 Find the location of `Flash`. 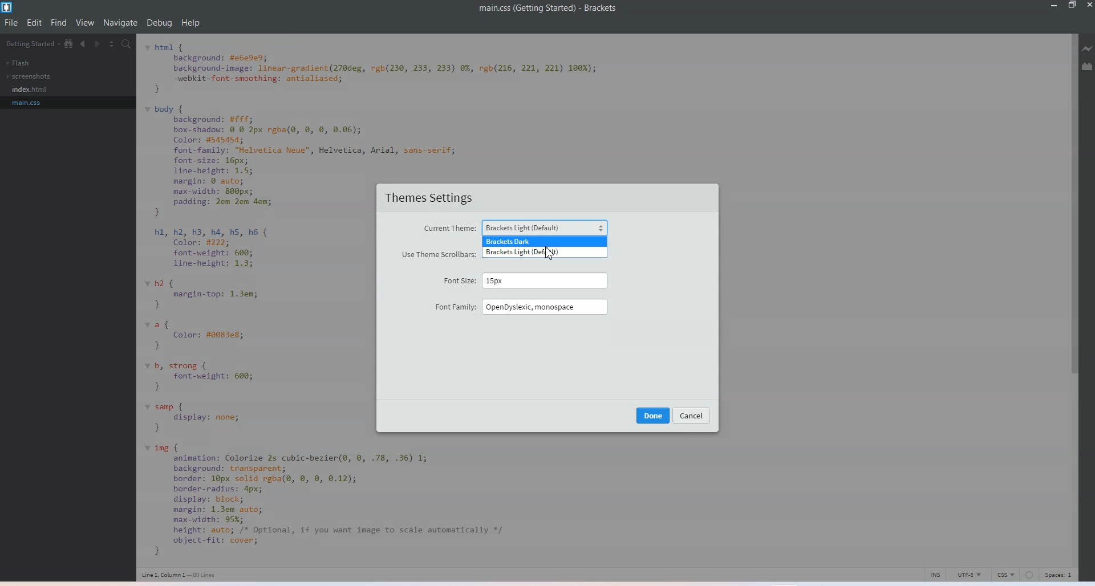

Flash is located at coordinates (18, 63).